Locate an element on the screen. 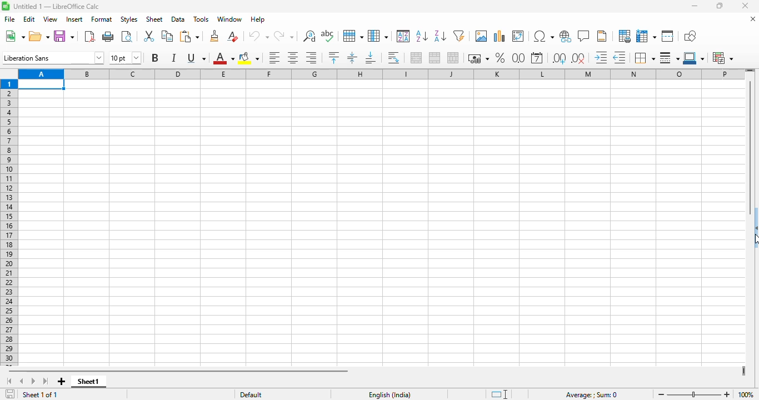 The width and height of the screenshot is (759, 400). new is located at coordinates (14, 36).